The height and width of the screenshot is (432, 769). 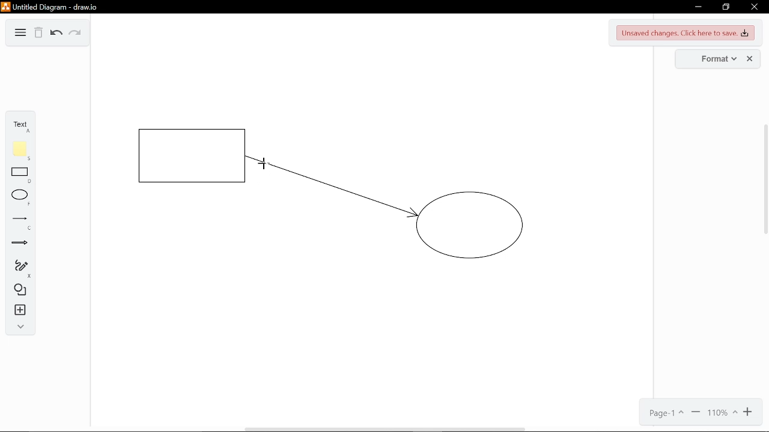 I want to click on Text, so click(x=19, y=125).